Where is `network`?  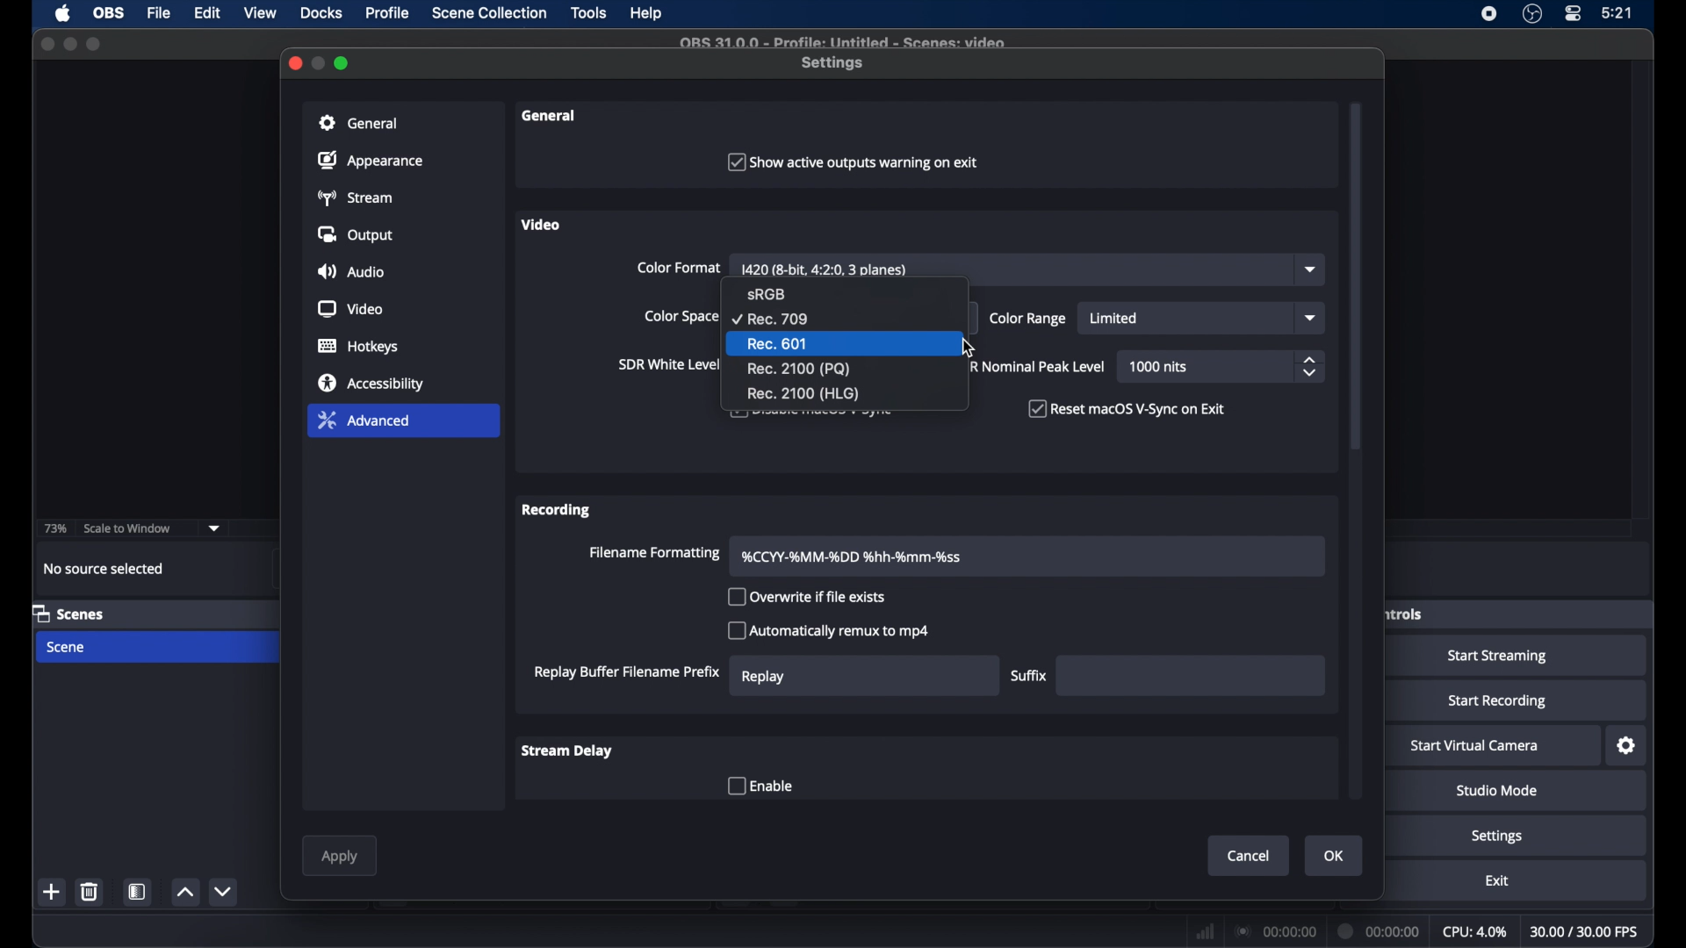
network is located at coordinates (1205, 930).